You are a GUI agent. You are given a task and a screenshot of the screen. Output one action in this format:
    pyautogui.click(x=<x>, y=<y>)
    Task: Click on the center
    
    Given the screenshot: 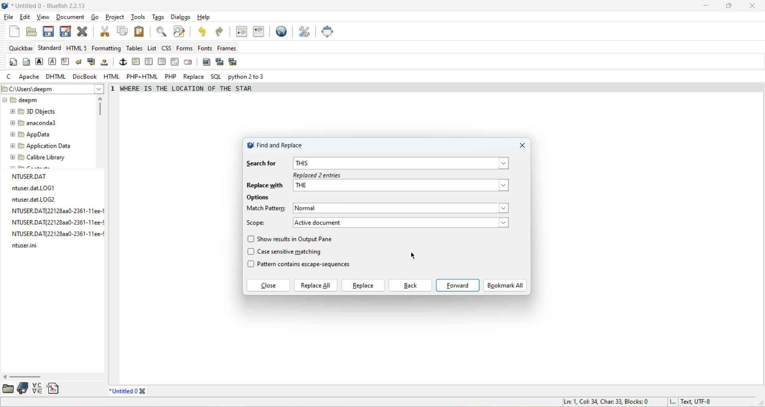 What is the action you would take?
    pyautogui.click(x=149, y=62)
    